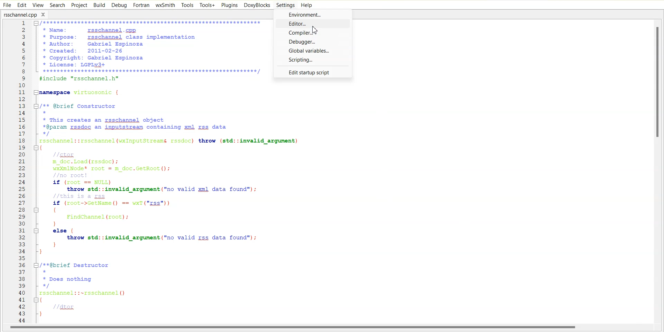  I want to click on Close, so click(45, 14).